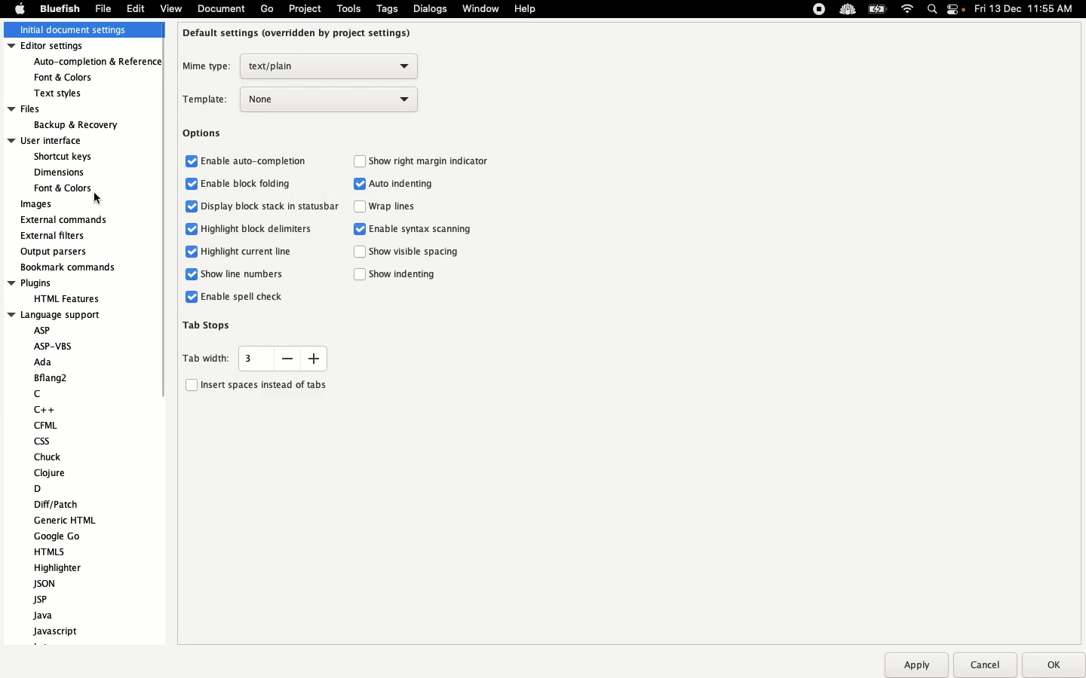 This screenshot has width=1086, height=678. Describe the element at coordinates (219, 10) in the screenshot. I see `document` at that location.